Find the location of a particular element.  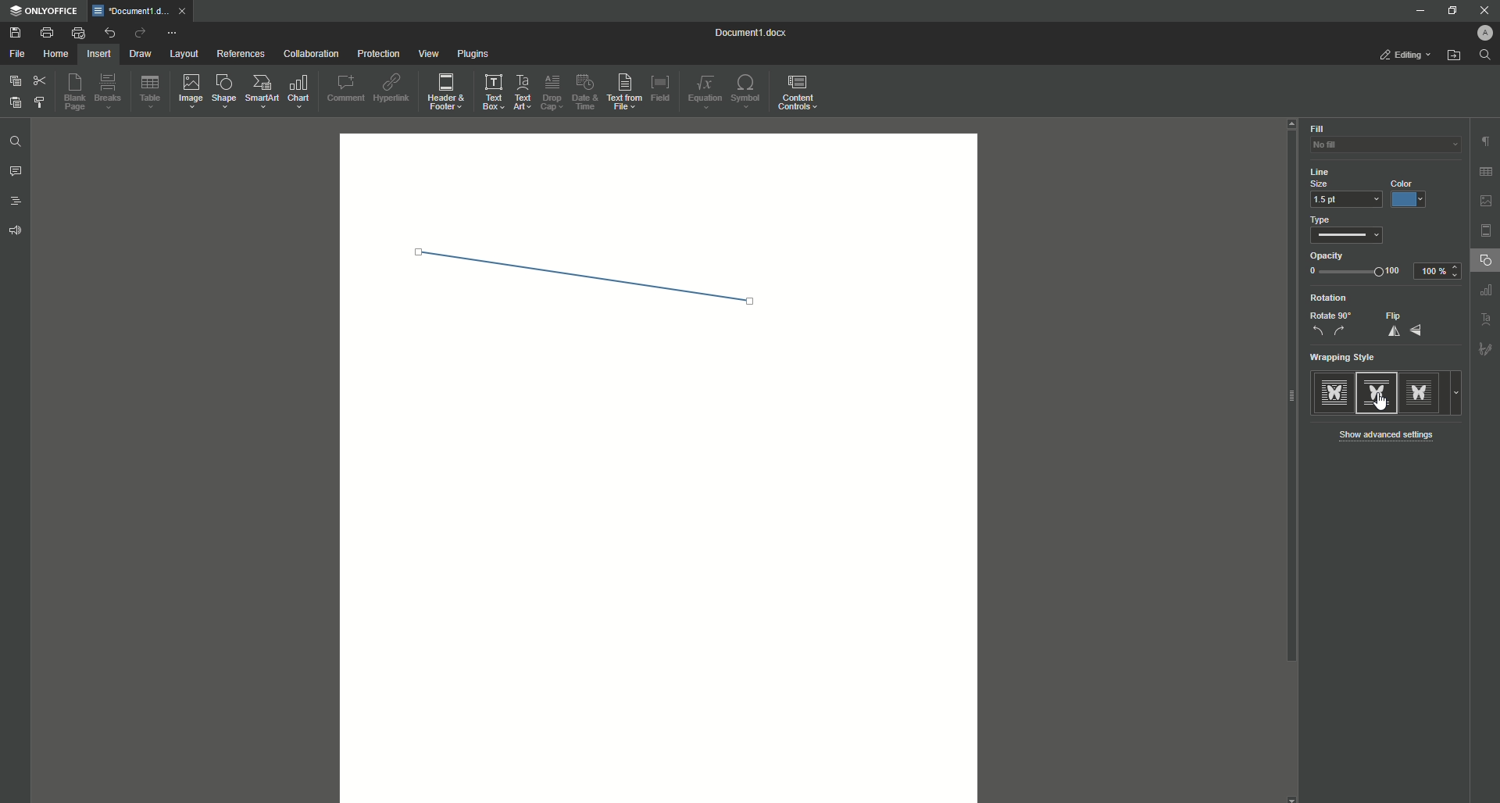

References is located at coordinates (240, 54).